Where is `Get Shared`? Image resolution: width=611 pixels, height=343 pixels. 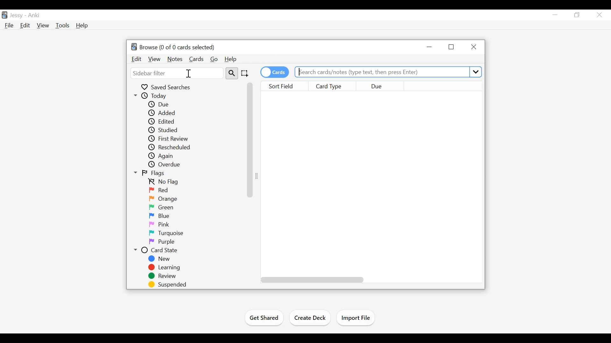
Get Shared is located at coordinates (263, 319).